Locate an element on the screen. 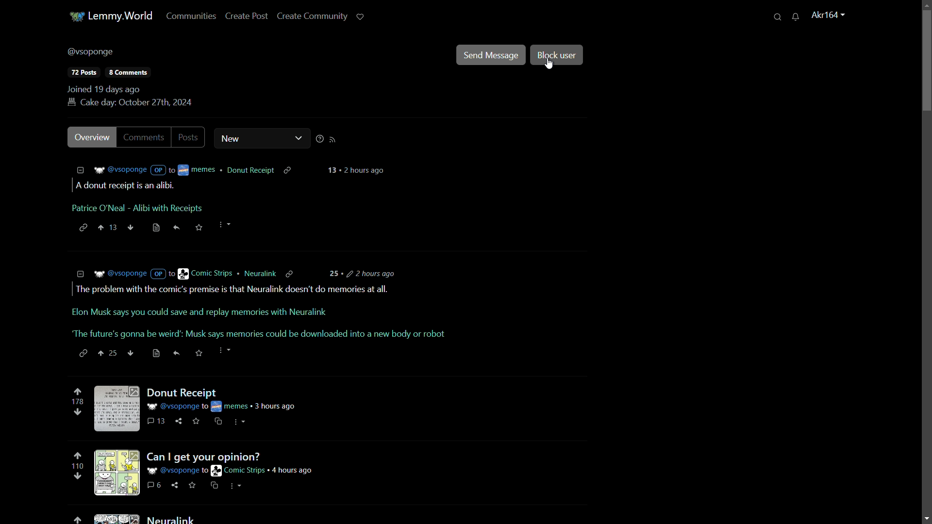 The height and width of the screenshot is (524, 932). upvote is located at coordinates (77, 457).